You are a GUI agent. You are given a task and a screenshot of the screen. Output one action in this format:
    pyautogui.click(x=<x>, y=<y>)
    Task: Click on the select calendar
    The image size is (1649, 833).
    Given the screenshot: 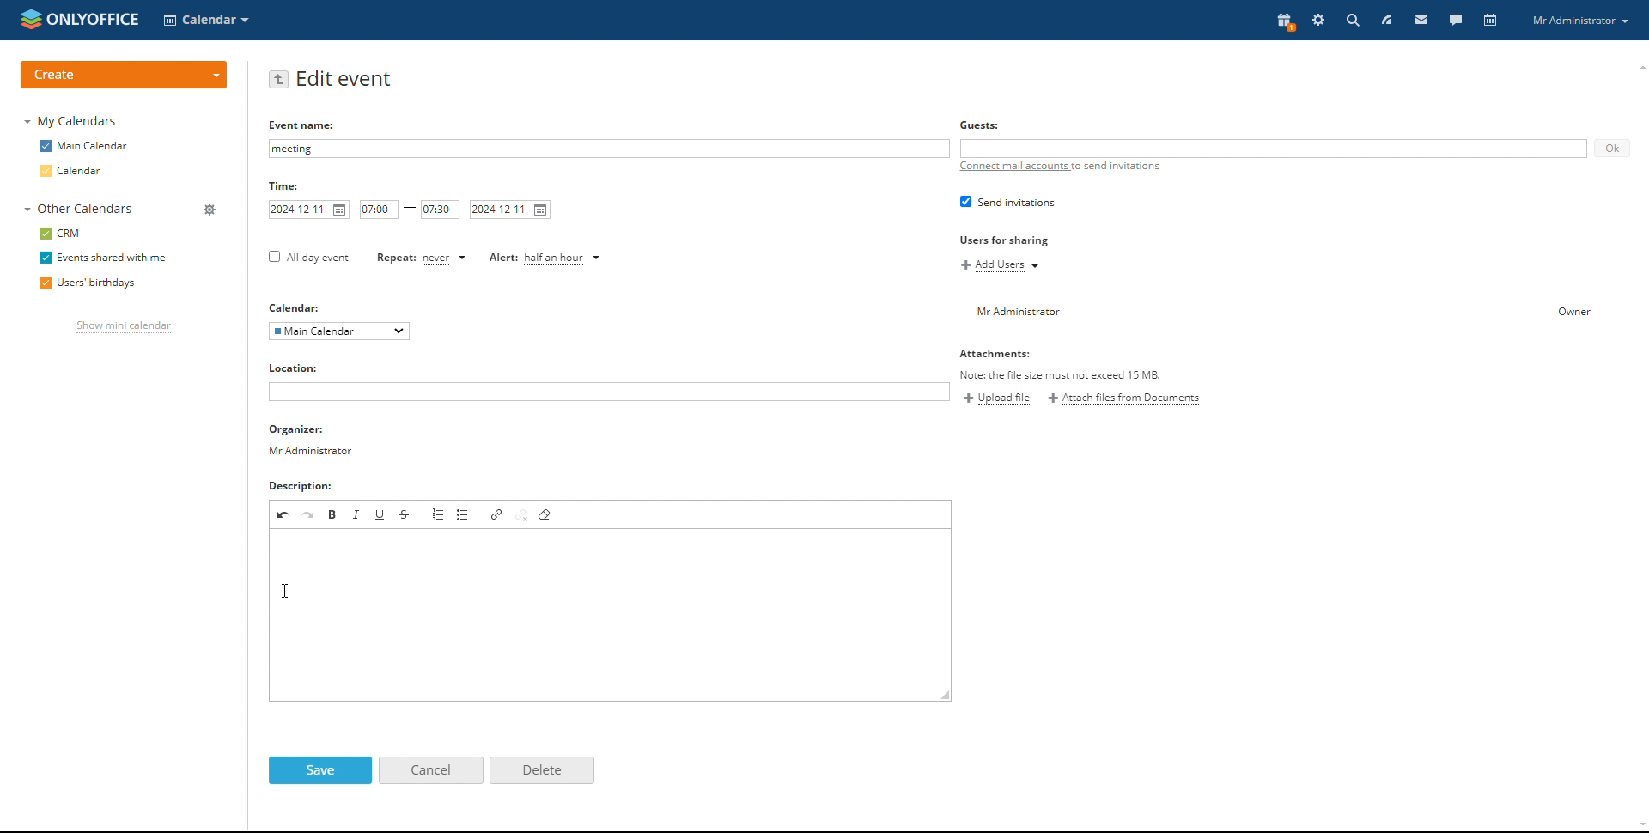 What is the action you would take?
    pyautogui.click(x=338, y=331)
    